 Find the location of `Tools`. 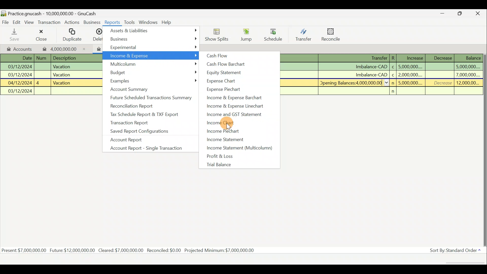

Tools is located at coordinates (130, 22).